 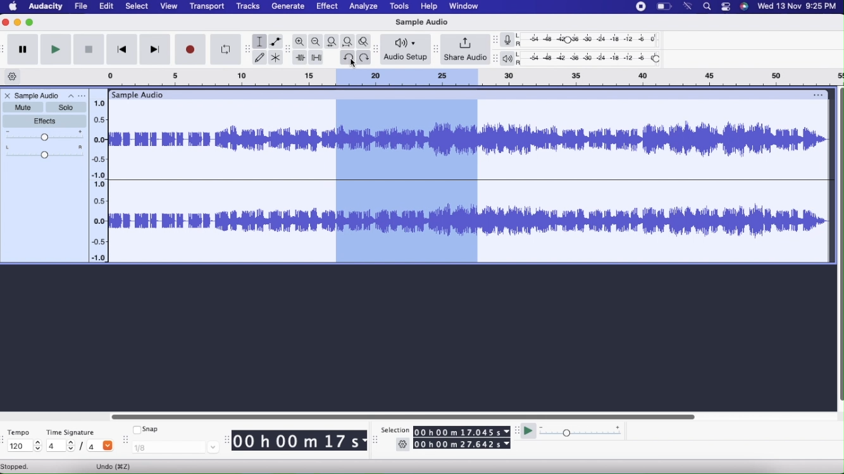 What do you see at coordinates (225, 439) in the screenshot?
I see `move toolbar` at bounding box center [225, 439].